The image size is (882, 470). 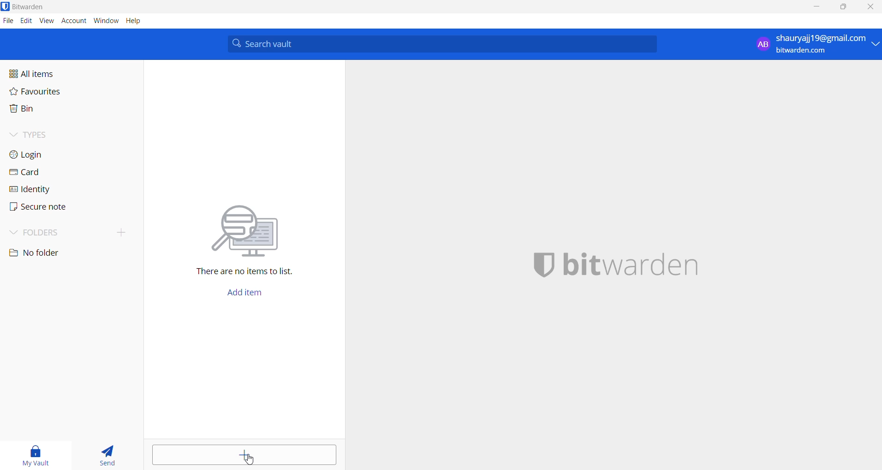 What do you see at coordinates (55, 234) in the screenshot?
I see `folders` at bounding box center [55, 234].